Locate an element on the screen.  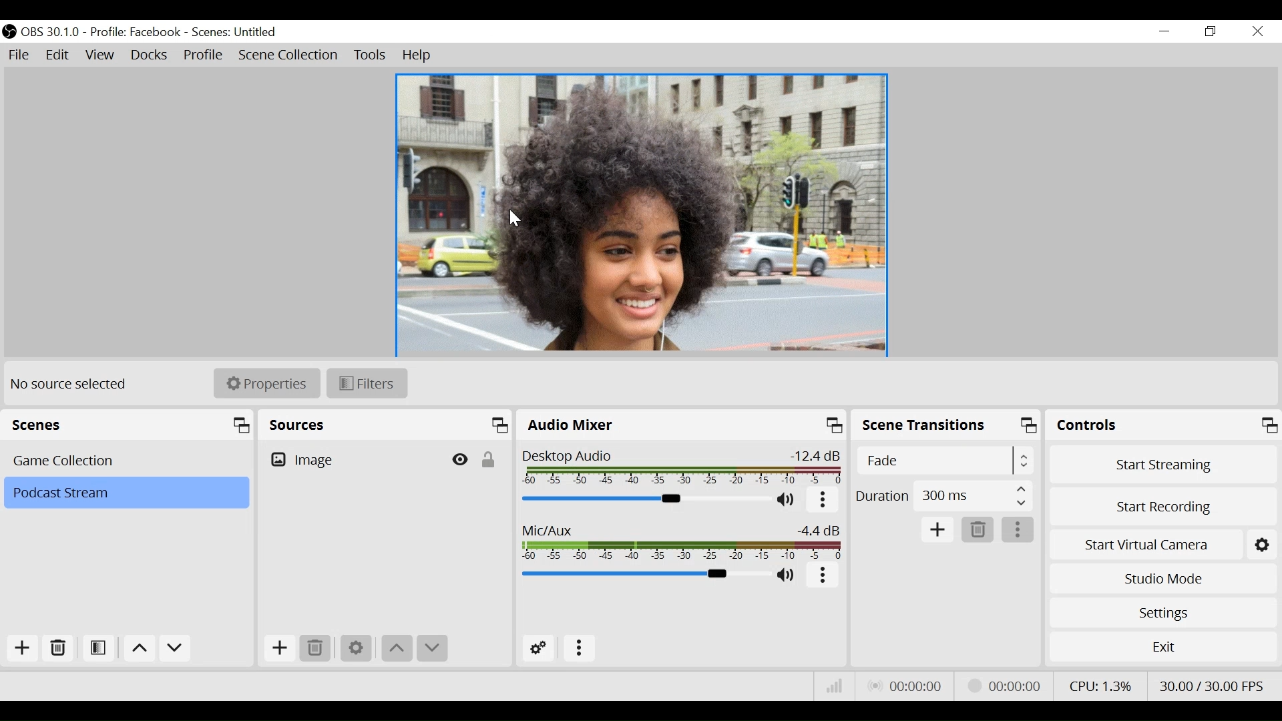
More Options is located at coordinates (580, 649).